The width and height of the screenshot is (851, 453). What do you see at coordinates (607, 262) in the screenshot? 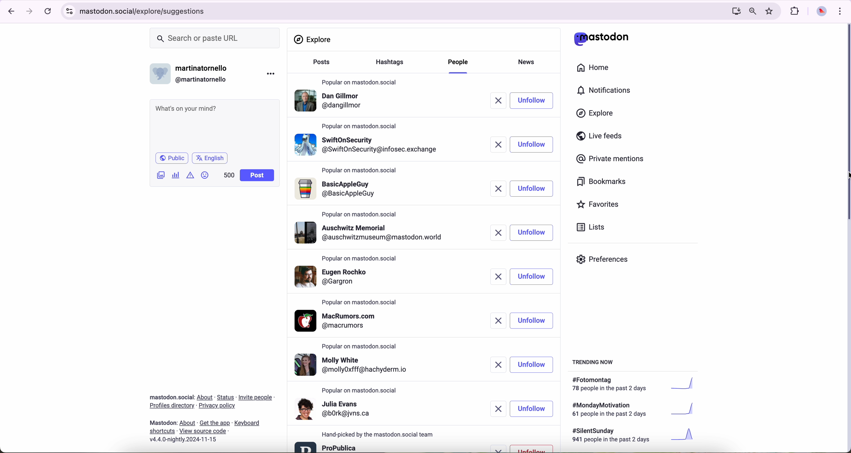
I see `preferences` at bounding box center [607, 262].